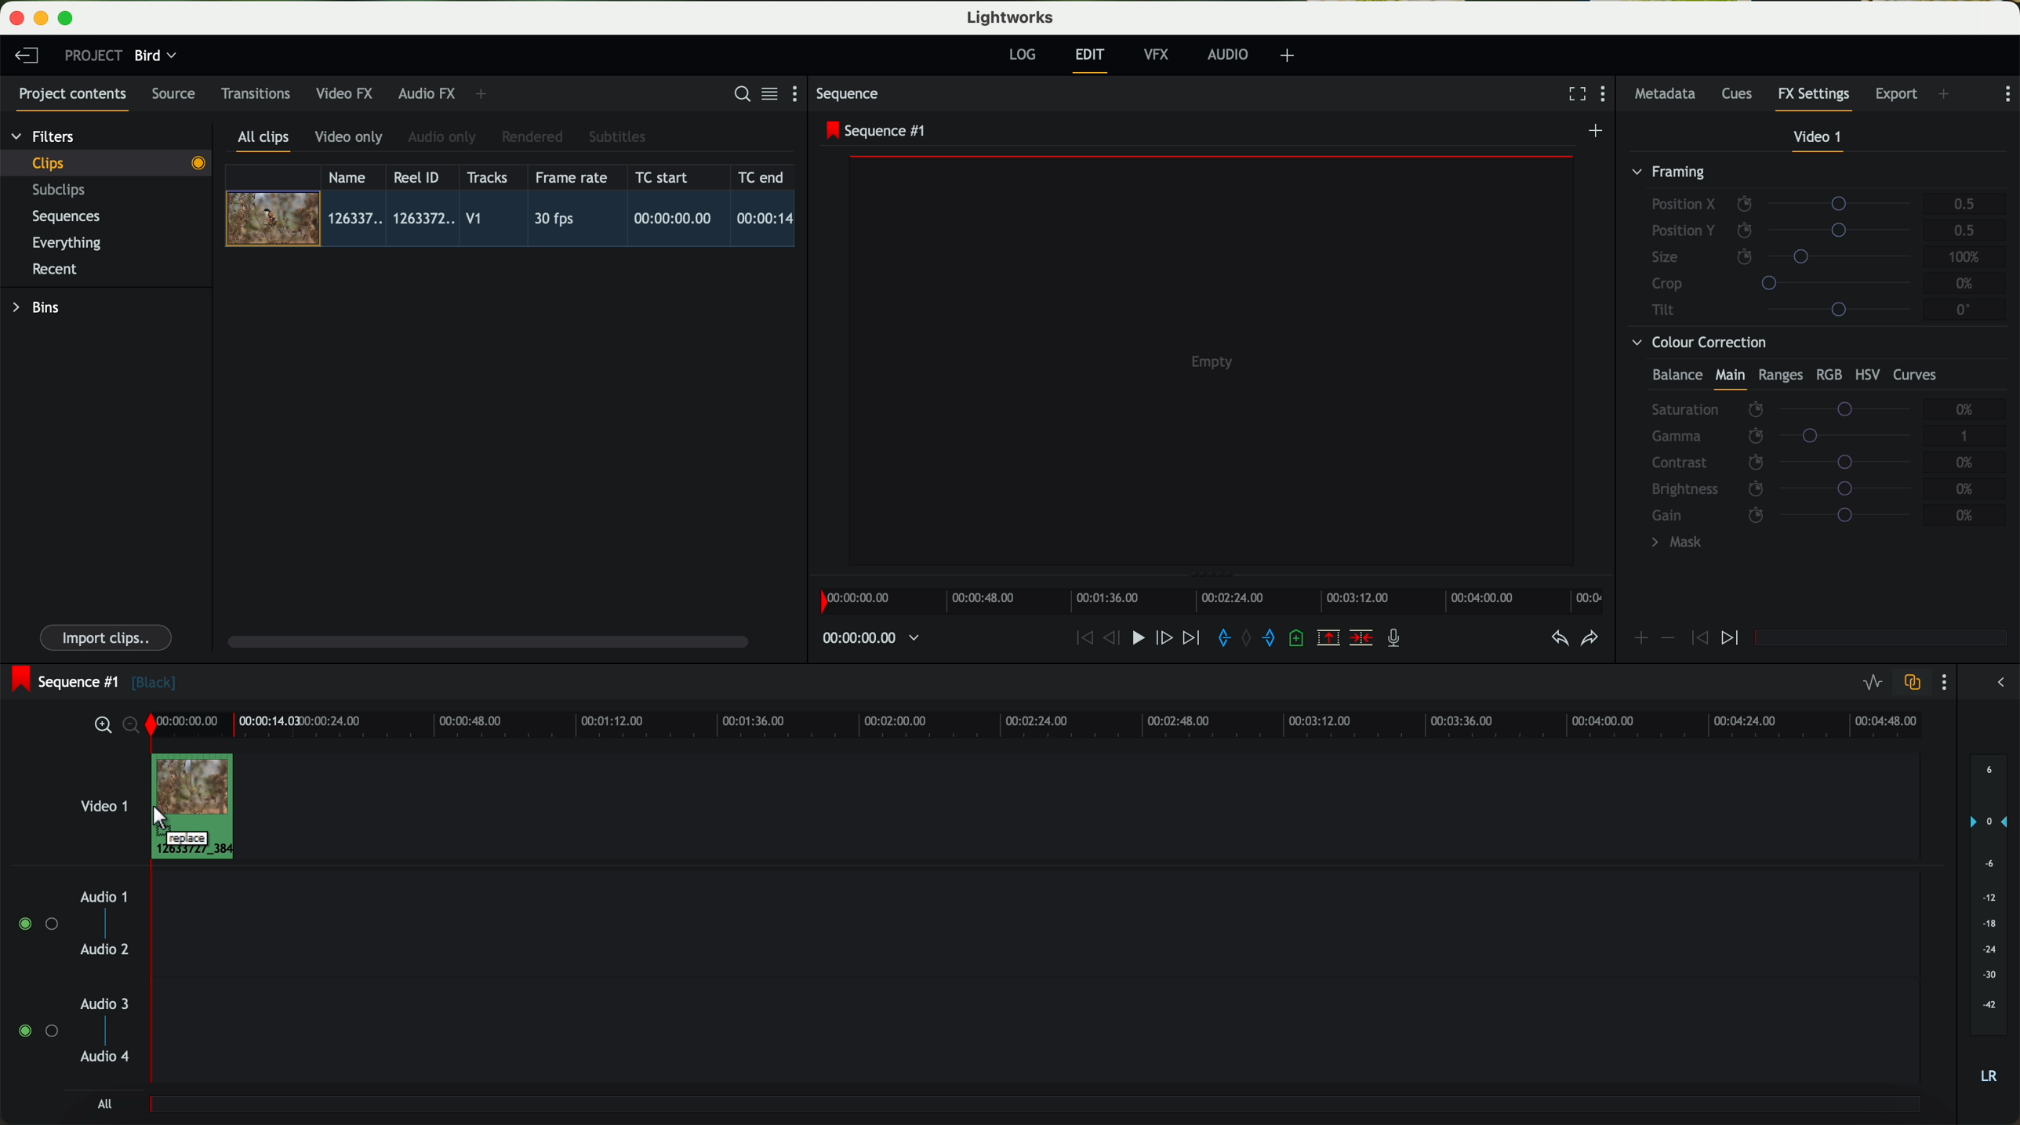  Describe the element at coordinates (1400, 640) in the screenshot. I see `record a voice-over` at that location.